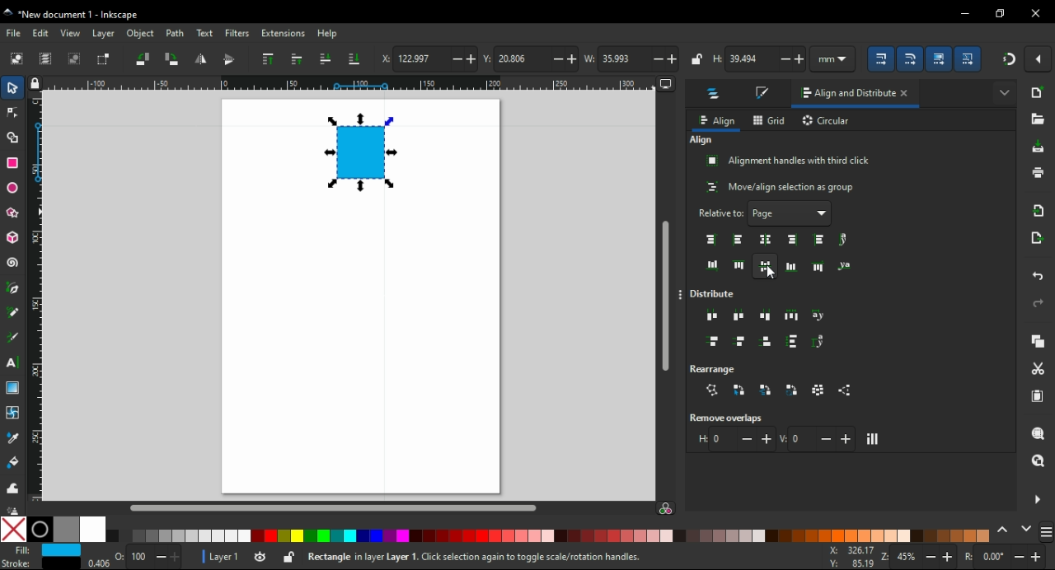 The image size is (1055, 570). I want to click on align text anchors vertically, so click(843, 265).